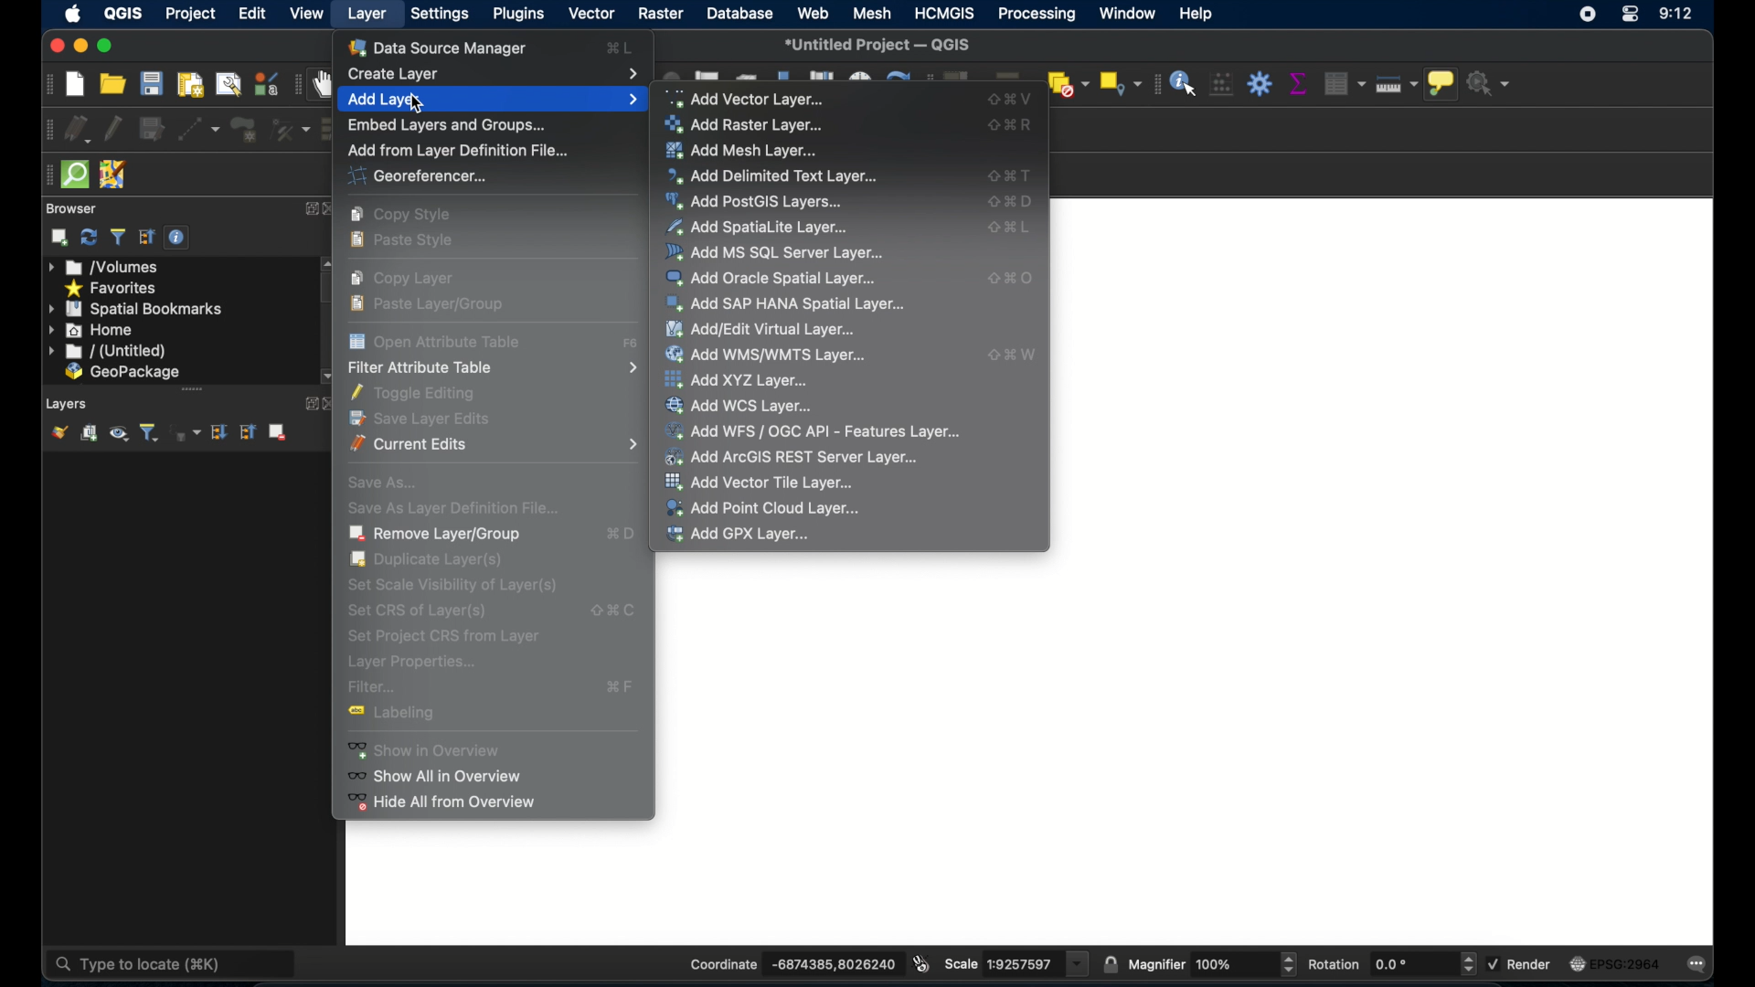 The height and width of the screenshot is (987, 1755). Describe the element at coordinates (409, 279) in the screenshot. I see `Copy layer` at that location.